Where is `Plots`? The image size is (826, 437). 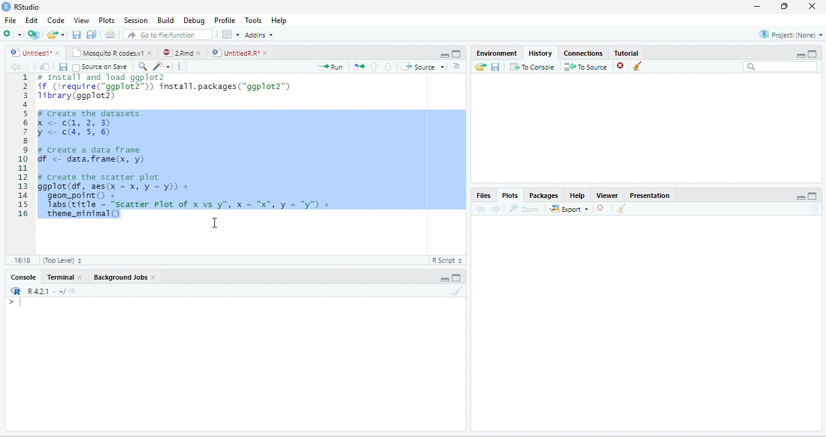
Plots is located at coordinates (510, 194).